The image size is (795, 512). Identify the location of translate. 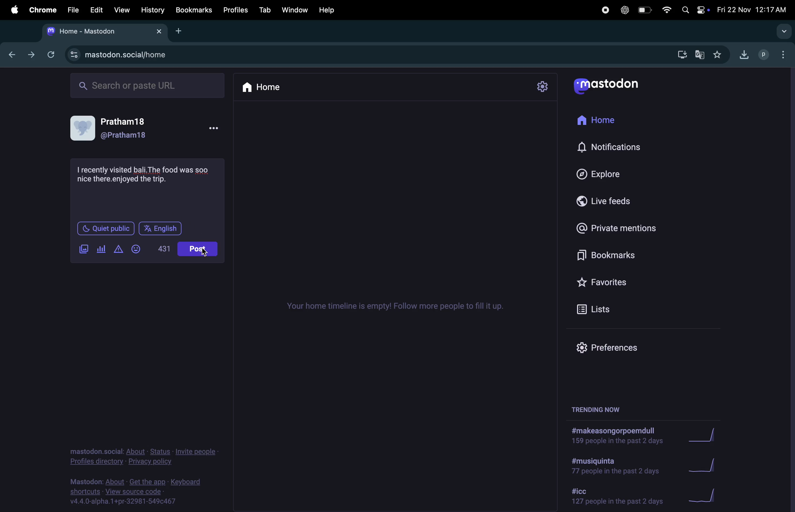
(699, 55).